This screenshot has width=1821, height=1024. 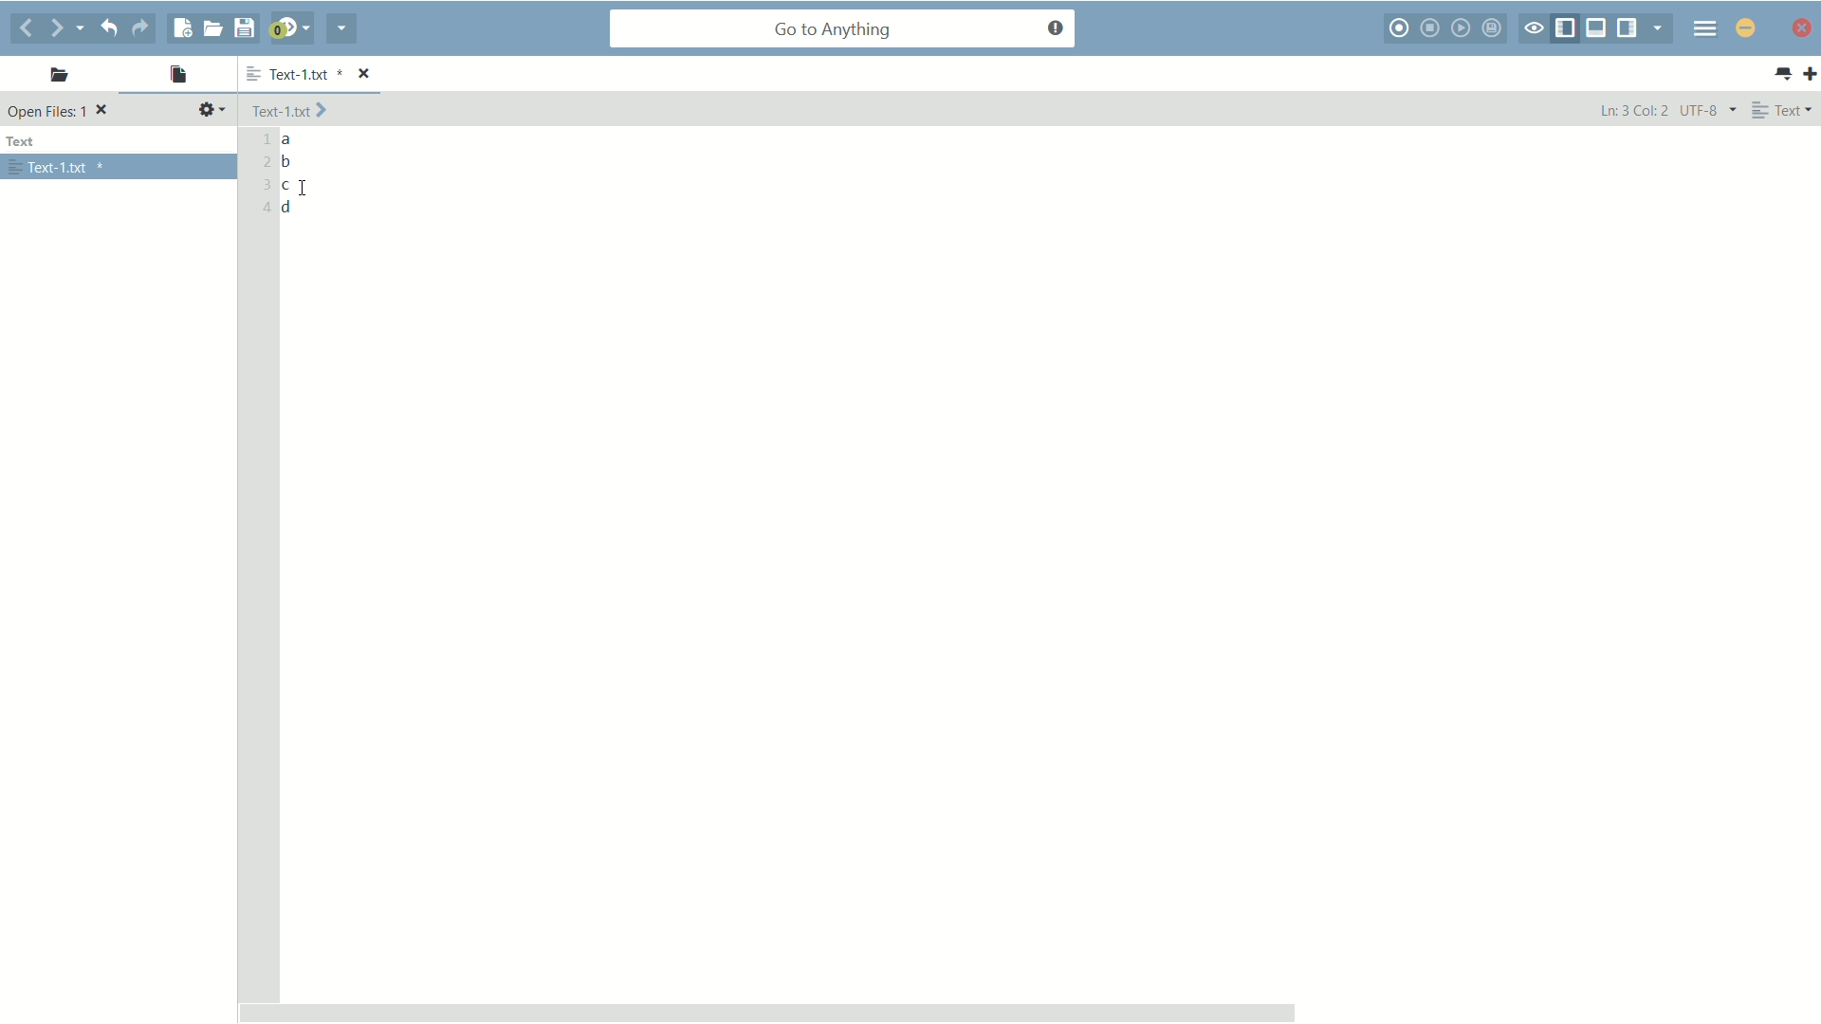 I want to click on Text-1.txt *, so click(x=58, y=168).